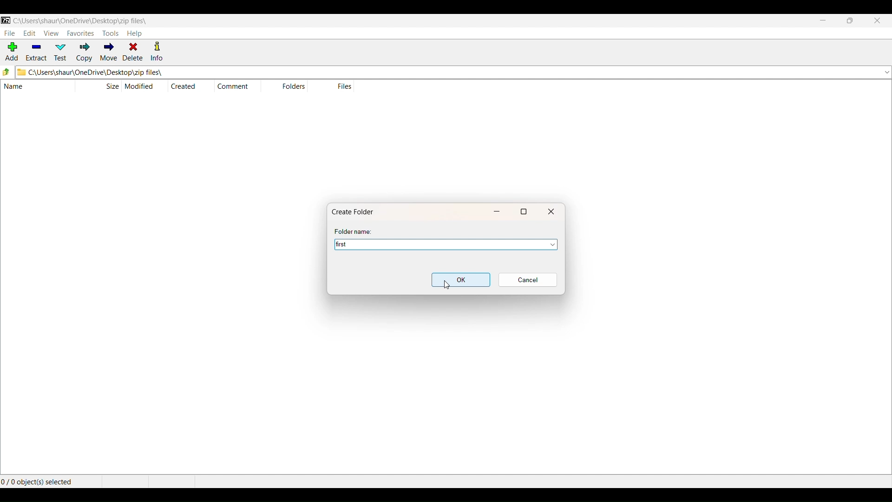 Image resolution: width=892 pixels, height=502 pixels. What do you see at coordinates (10, 53) in the screenshot?
I see `ADD` at bounding box center [10, 53].